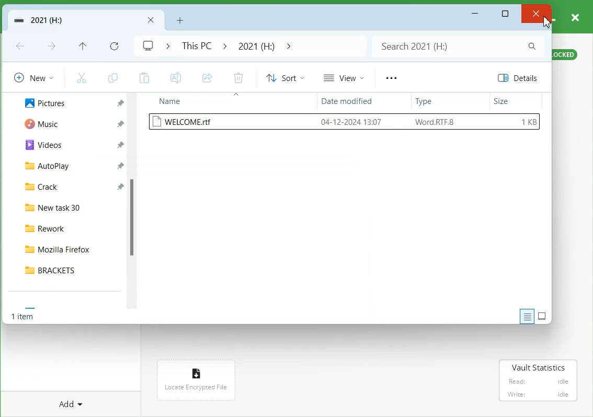 Image resolution: width=593 pixels, height=417 pixels. Describe the element at coordinates (81, 77) in the screenshot. I see `Cut` at that location.